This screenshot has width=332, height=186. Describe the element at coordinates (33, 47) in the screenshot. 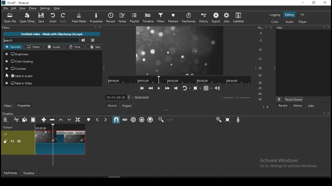

I see `video` at that location.